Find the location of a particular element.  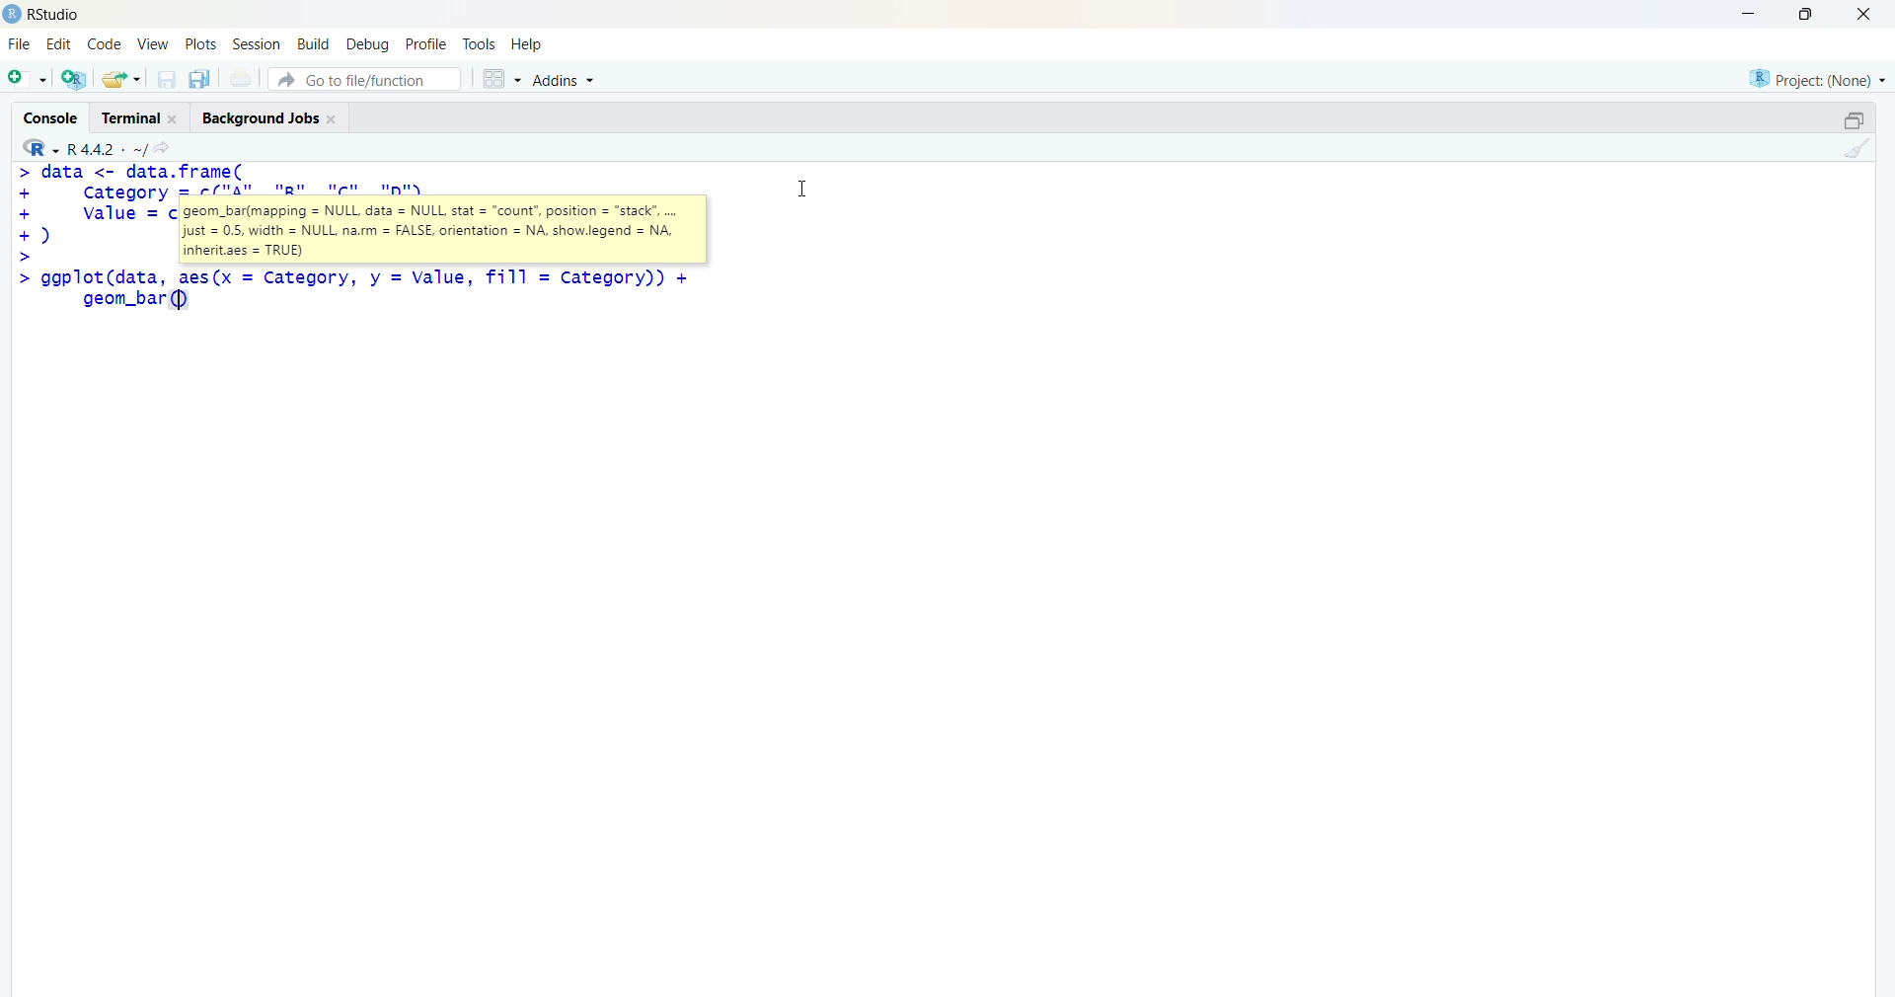

Close is located at coordinates (1860, 14).